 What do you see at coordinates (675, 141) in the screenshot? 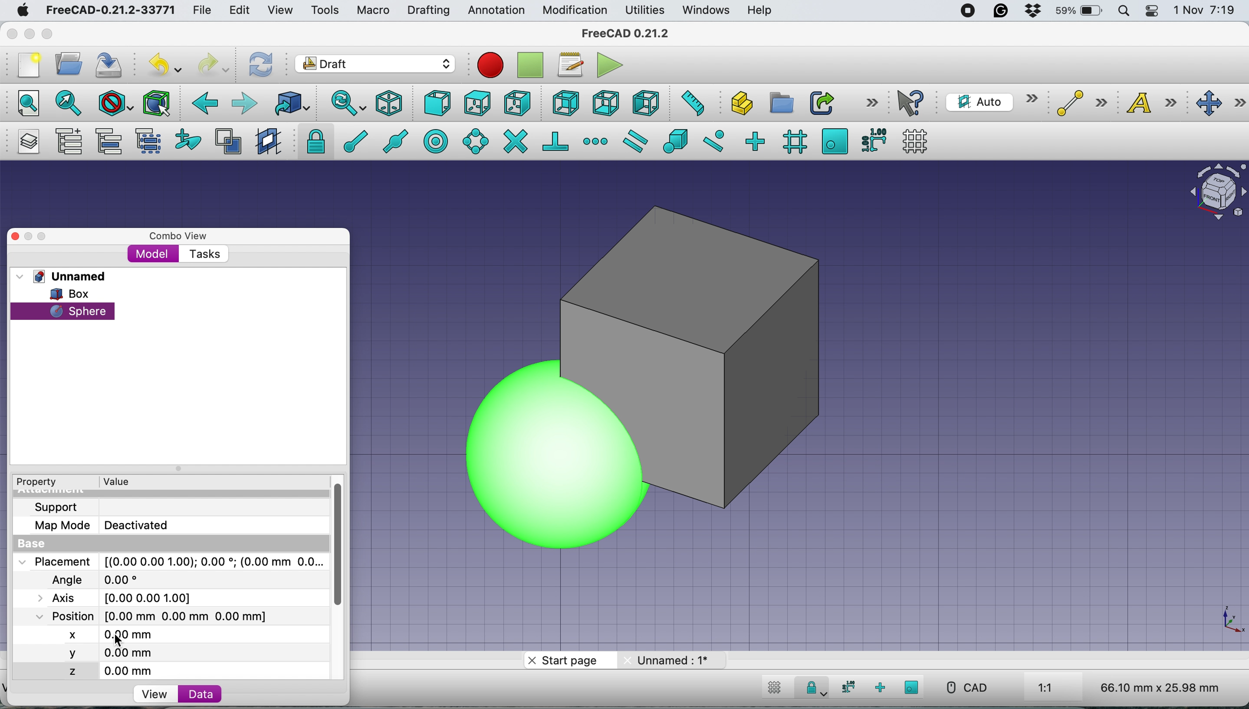
I see `snap special` at bounding box center [675, 141].